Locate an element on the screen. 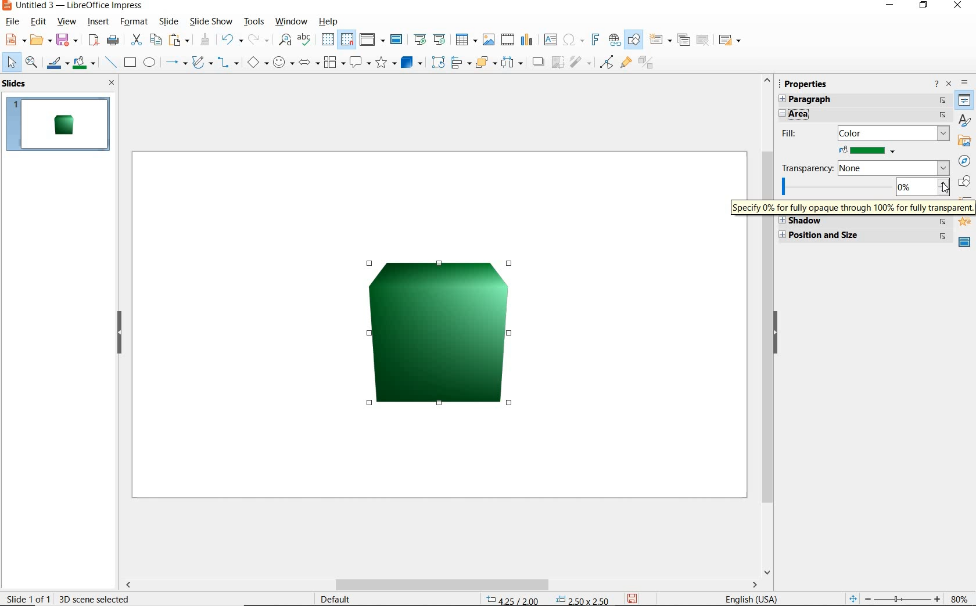 The image size is (976, 606). HIDE is located at coordinates (119, 333).